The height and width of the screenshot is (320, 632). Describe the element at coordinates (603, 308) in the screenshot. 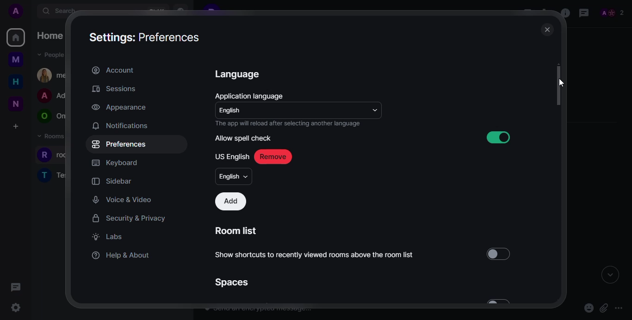

I see `attach` at that location.